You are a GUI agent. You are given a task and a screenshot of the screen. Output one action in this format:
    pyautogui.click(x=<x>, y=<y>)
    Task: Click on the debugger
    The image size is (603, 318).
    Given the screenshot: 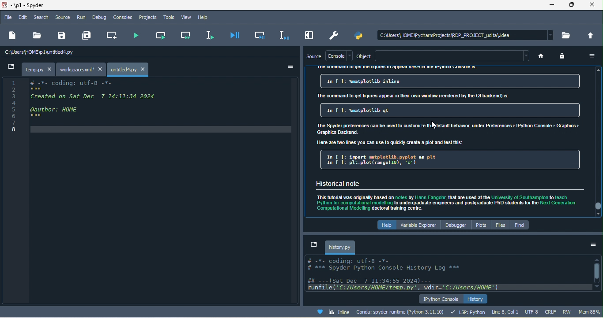 What is the action you would take?
    pyautogui.click(x=457, y=226)
    